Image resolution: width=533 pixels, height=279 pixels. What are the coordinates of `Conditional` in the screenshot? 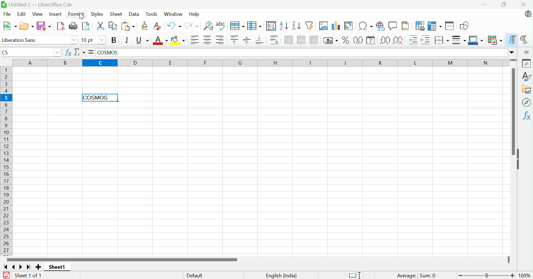 It's located at (495, 40).